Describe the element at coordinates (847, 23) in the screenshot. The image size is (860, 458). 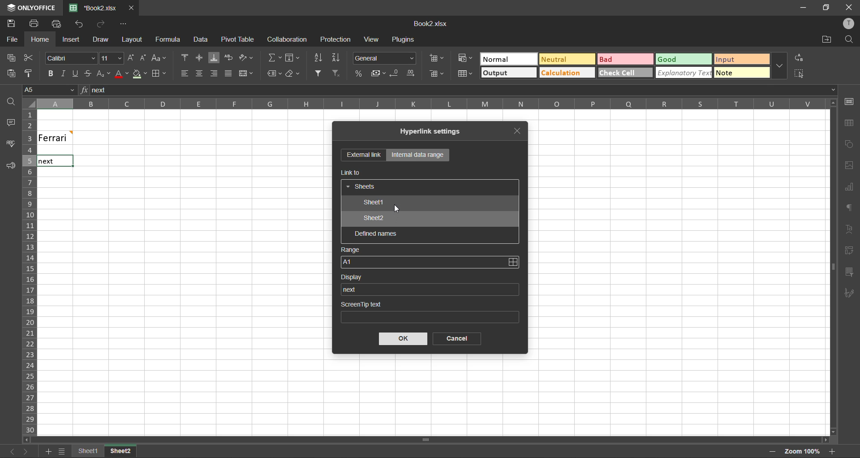
I see `profile` at that location.